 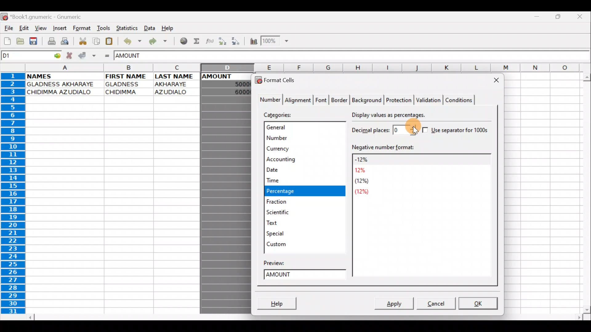 I want to click on Format cells, so click(x=278, y=79).